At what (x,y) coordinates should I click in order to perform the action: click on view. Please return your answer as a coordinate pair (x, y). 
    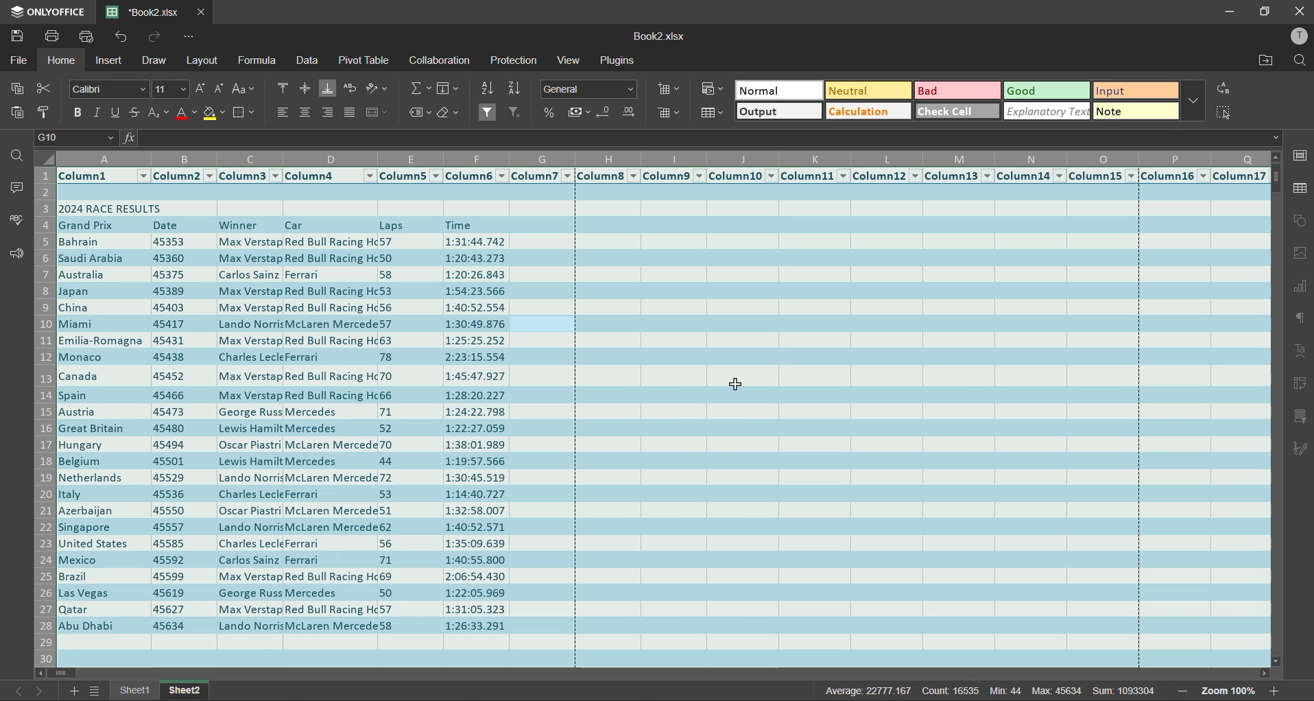
    Looking at the image, I should click on (573, 62).